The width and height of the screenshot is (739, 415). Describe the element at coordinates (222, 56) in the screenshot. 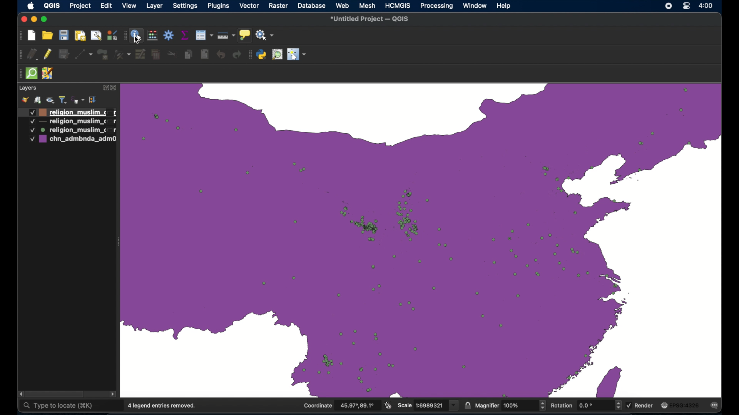

I see `undo` at that location.